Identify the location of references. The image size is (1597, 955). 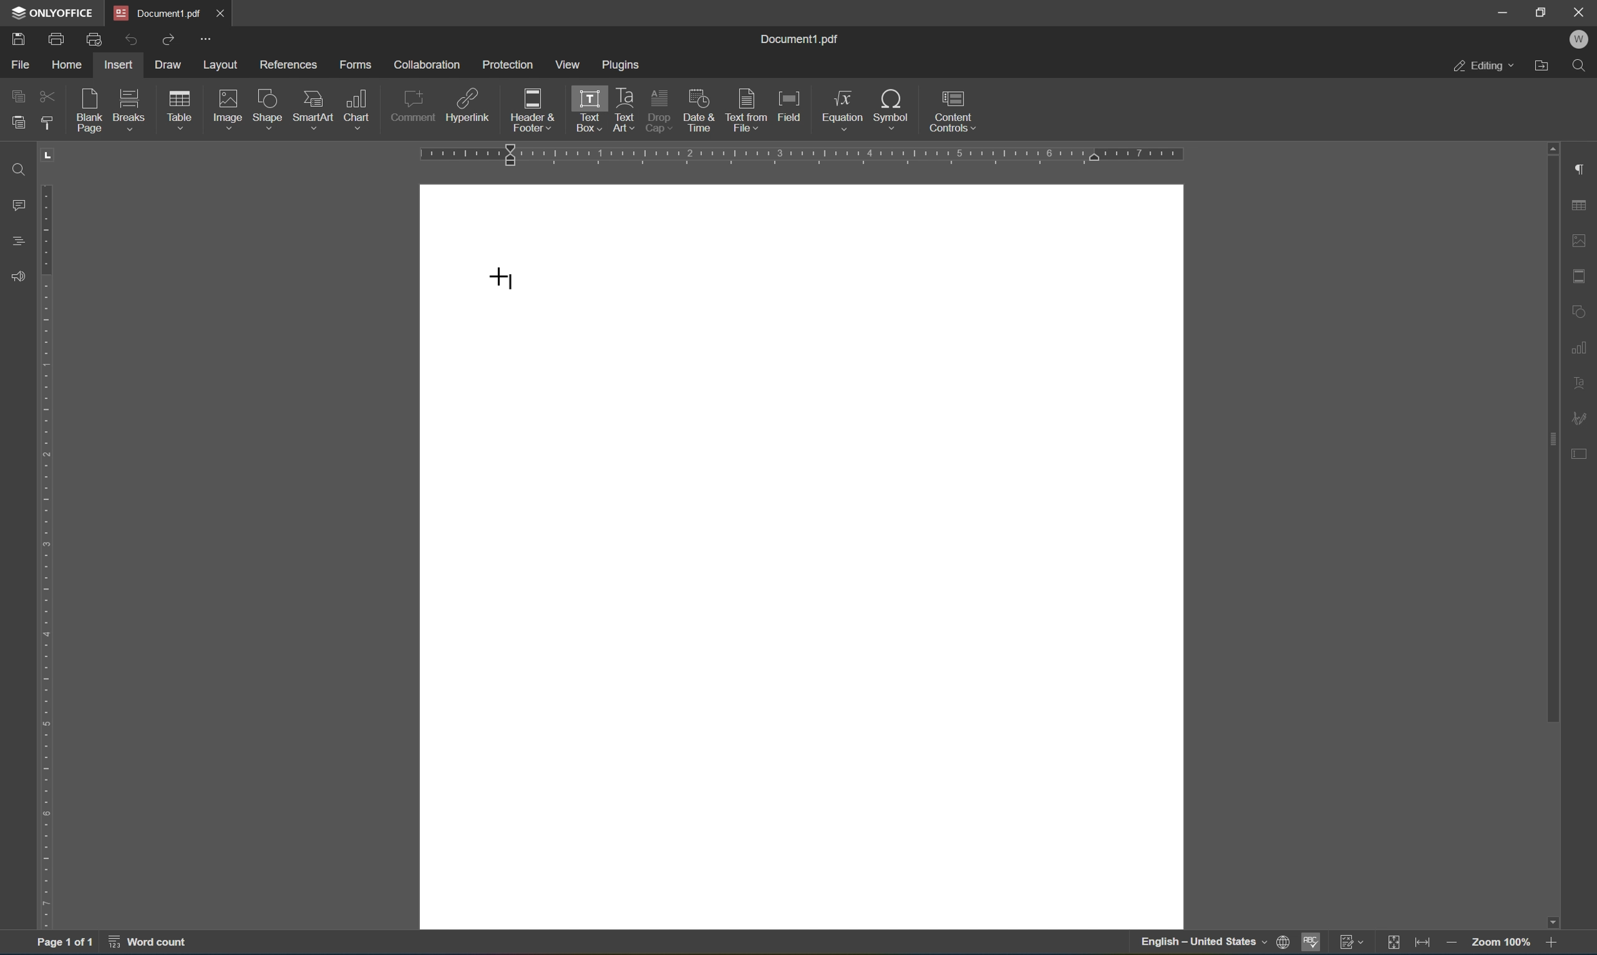
(288, 66).